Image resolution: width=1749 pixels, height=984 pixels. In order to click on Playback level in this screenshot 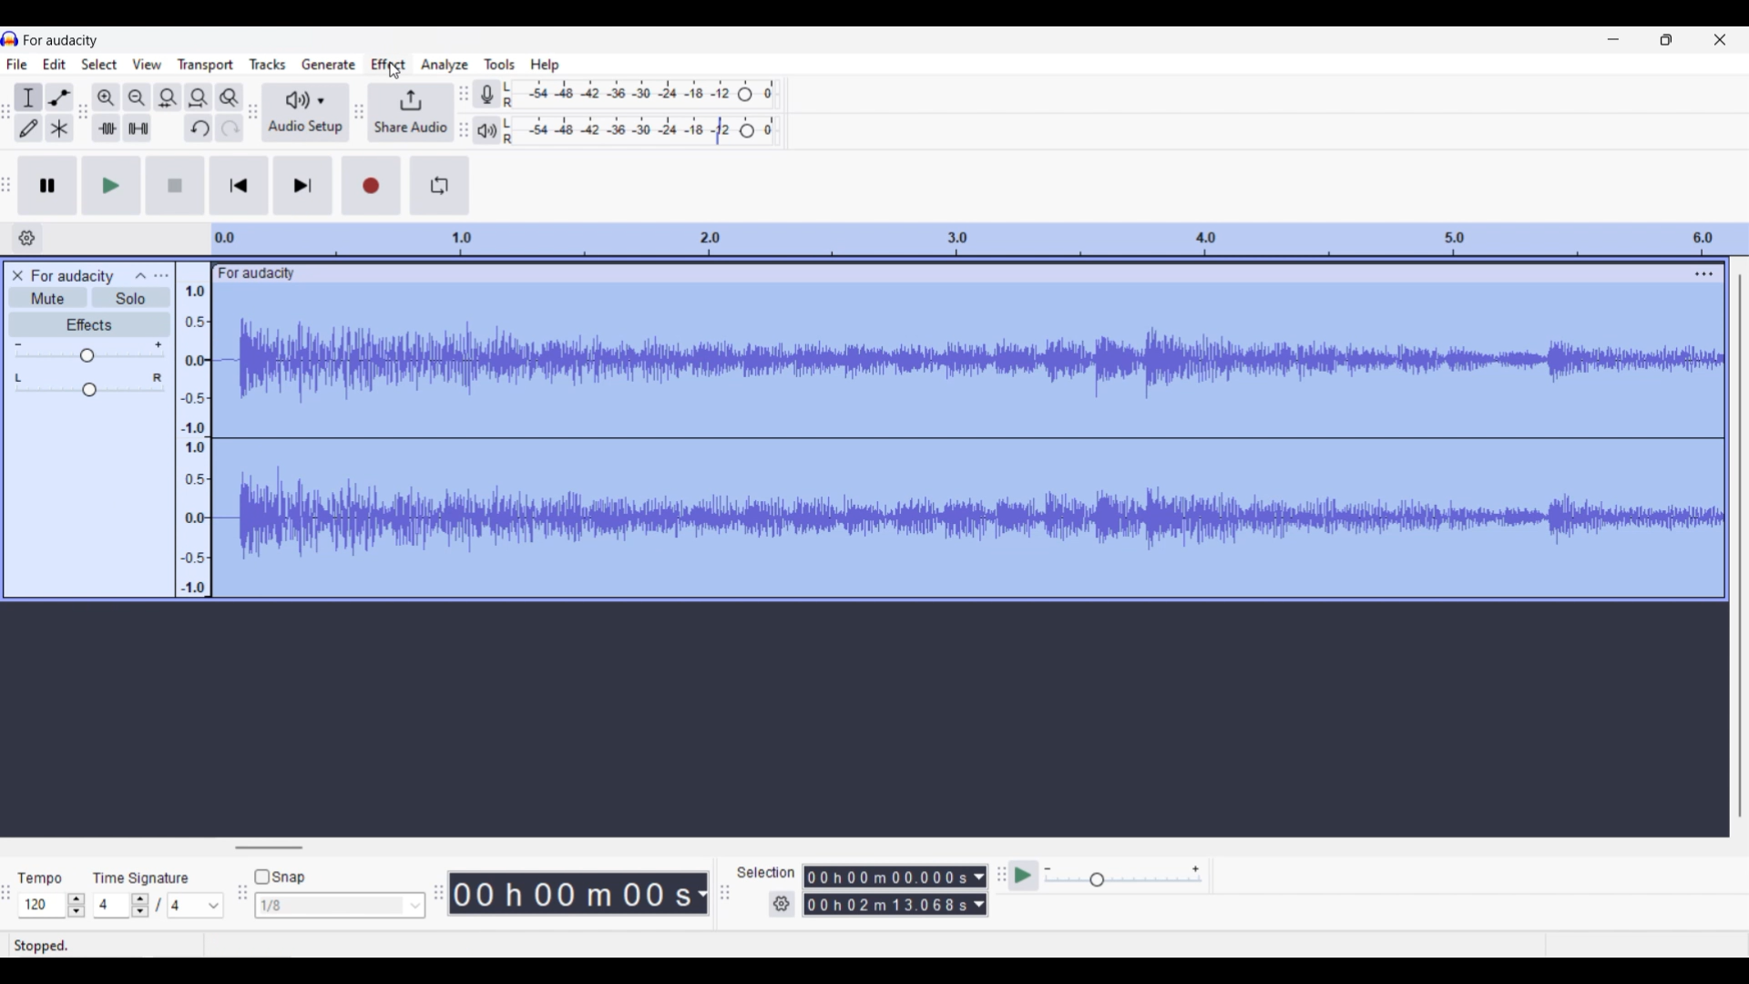, I will do `click(640, 131)`.